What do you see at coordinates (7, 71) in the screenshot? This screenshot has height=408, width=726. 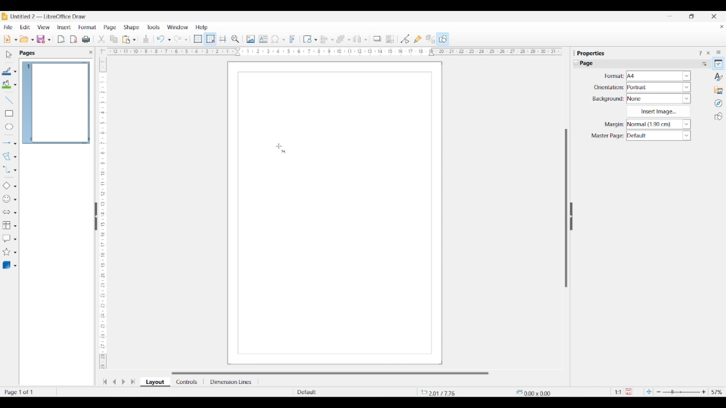 I see `Selected line color` at bounding box center [7, 71].